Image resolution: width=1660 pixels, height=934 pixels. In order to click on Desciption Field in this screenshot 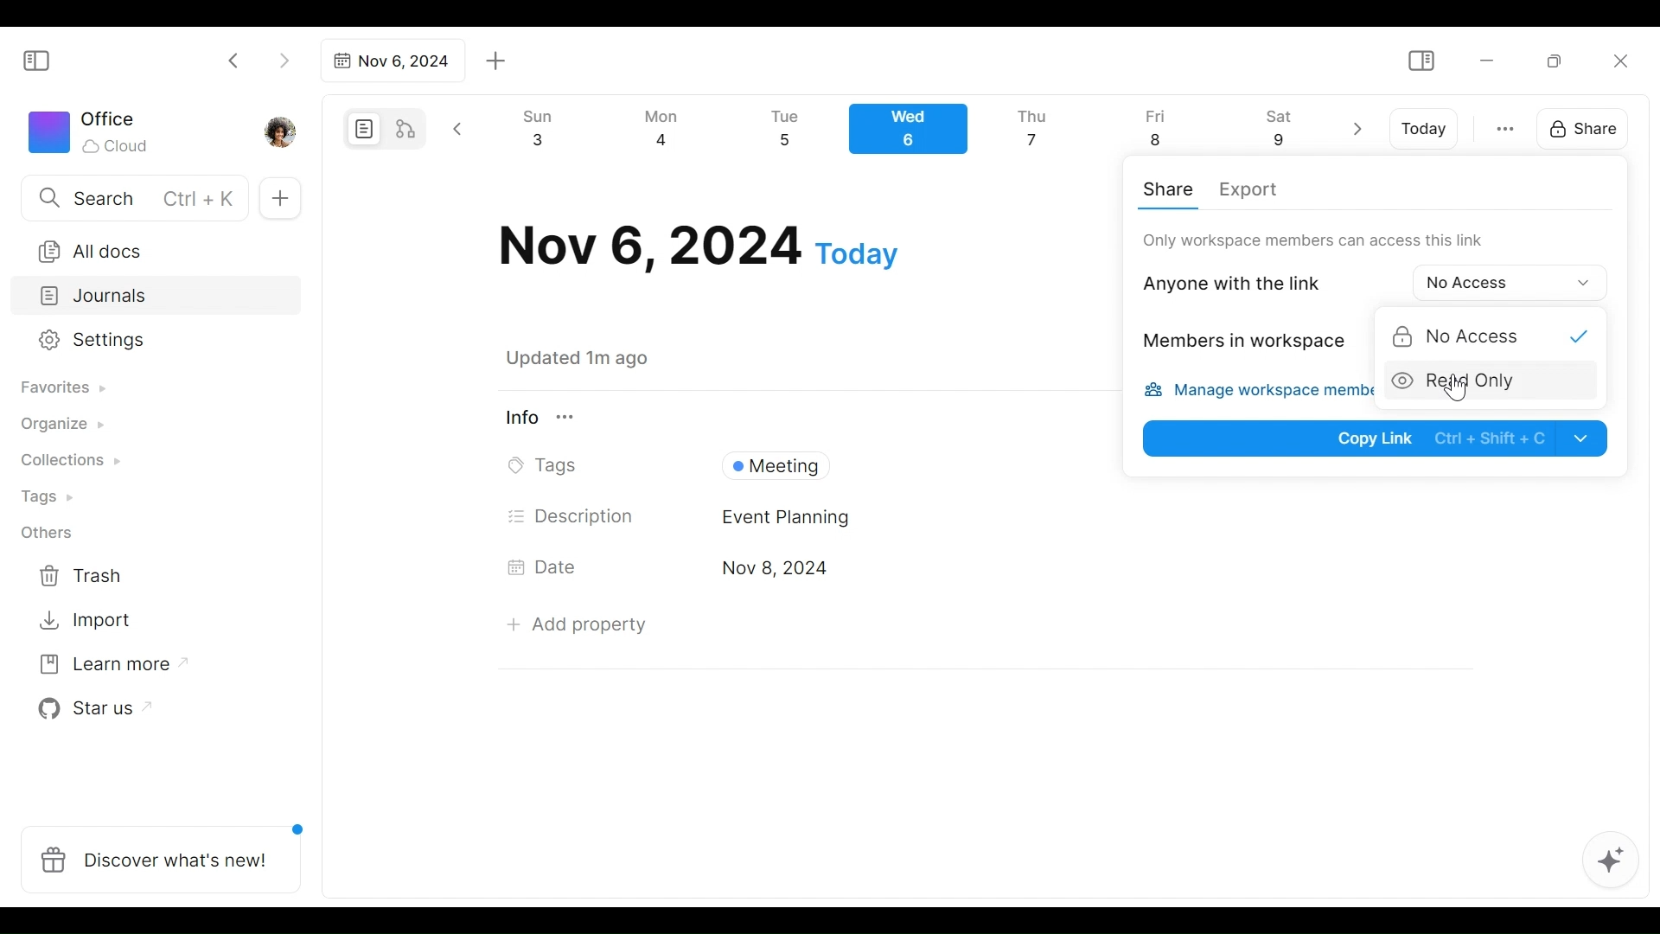, I will do `click(1093, 517)`.